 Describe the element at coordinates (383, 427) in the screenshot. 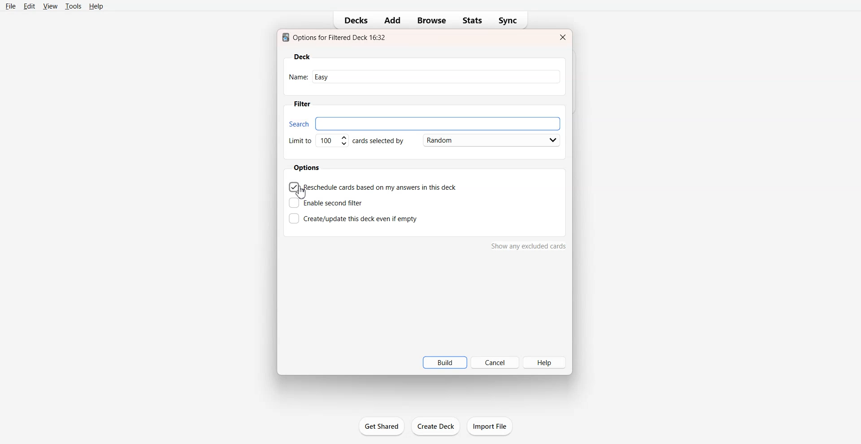

I see `get shared` at that location.